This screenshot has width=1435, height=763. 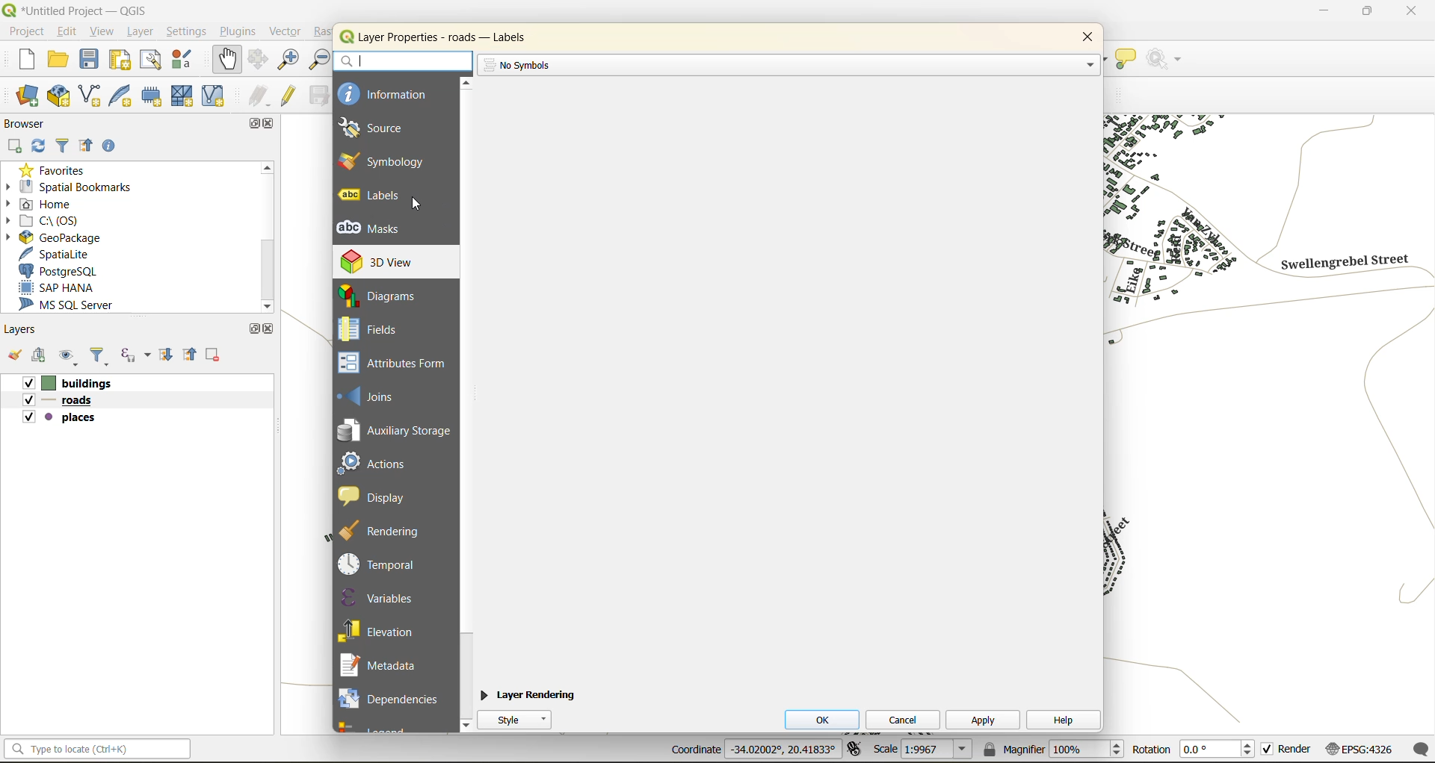 I want to click on cursor, so click(x=419, y=208).